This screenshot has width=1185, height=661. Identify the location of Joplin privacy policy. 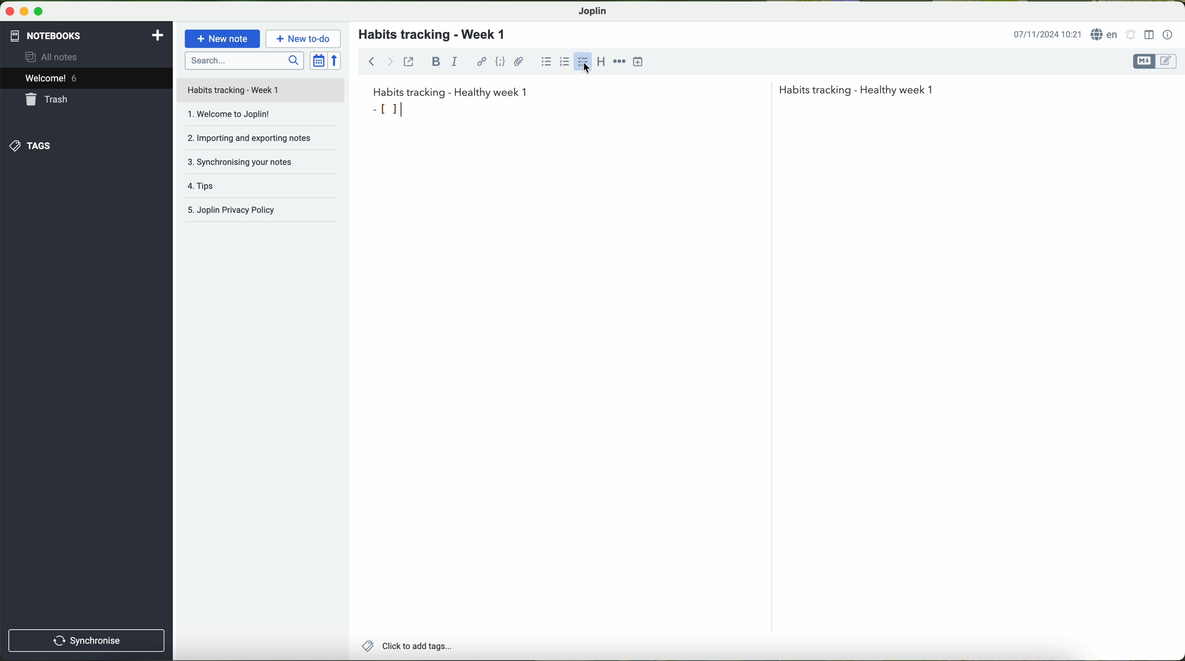
(261, 211).